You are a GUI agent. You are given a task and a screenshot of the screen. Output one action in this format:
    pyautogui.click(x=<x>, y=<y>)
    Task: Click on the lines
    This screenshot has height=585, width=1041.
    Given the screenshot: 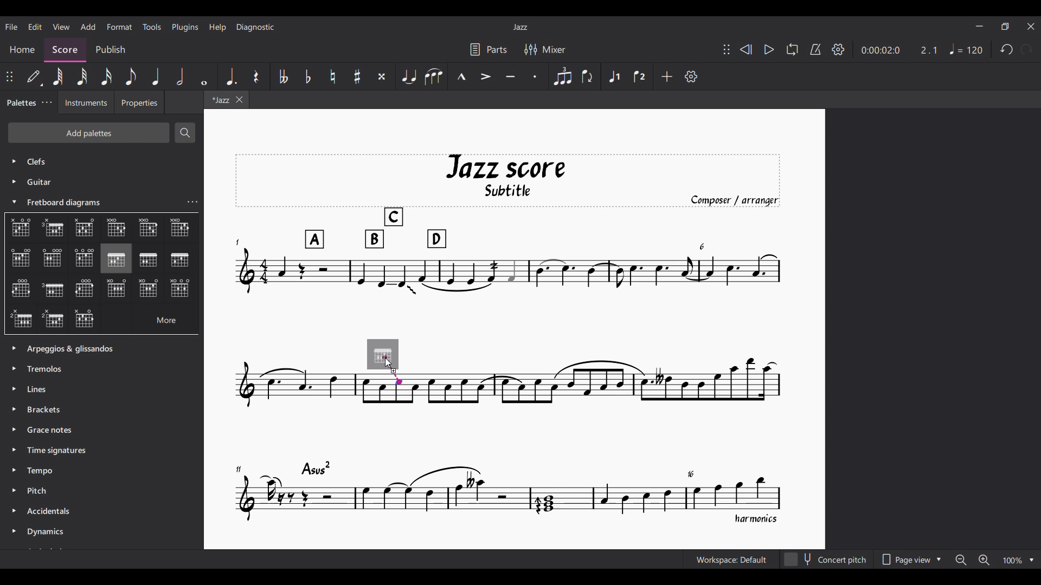 What is the action you would take?
    pyautogui.click(x=40, y=389)
    